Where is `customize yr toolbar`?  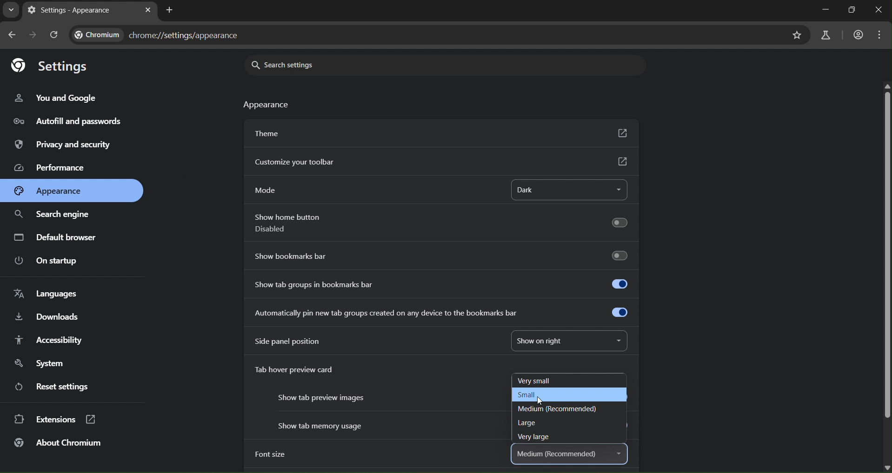
customize yr toolbar is located at coordinates (443, 162).